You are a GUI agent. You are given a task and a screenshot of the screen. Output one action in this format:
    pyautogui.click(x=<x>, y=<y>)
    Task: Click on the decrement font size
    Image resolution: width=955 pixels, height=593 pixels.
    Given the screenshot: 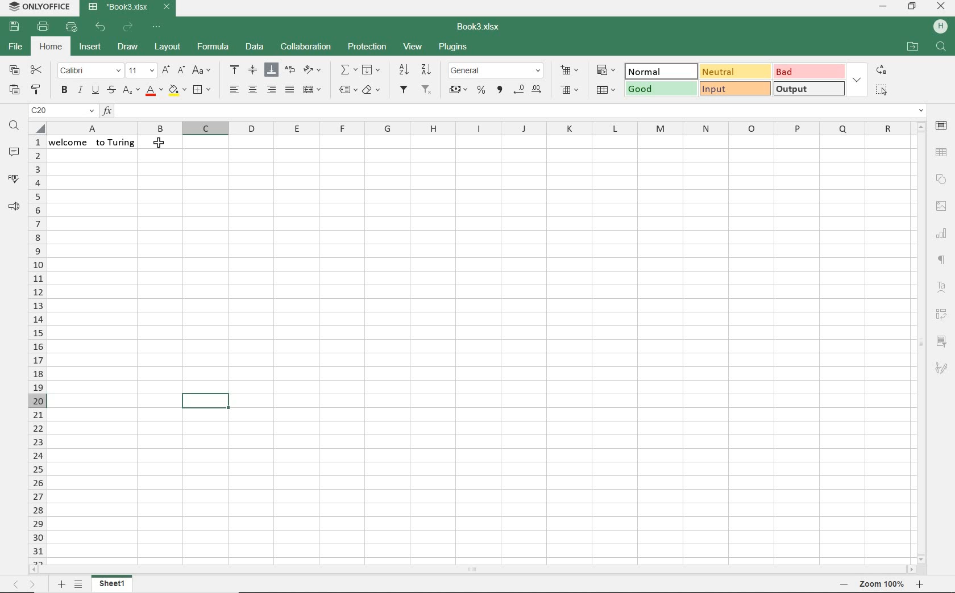 What is the action you would take?
    pyautogui.click(x=180, y=70)
    